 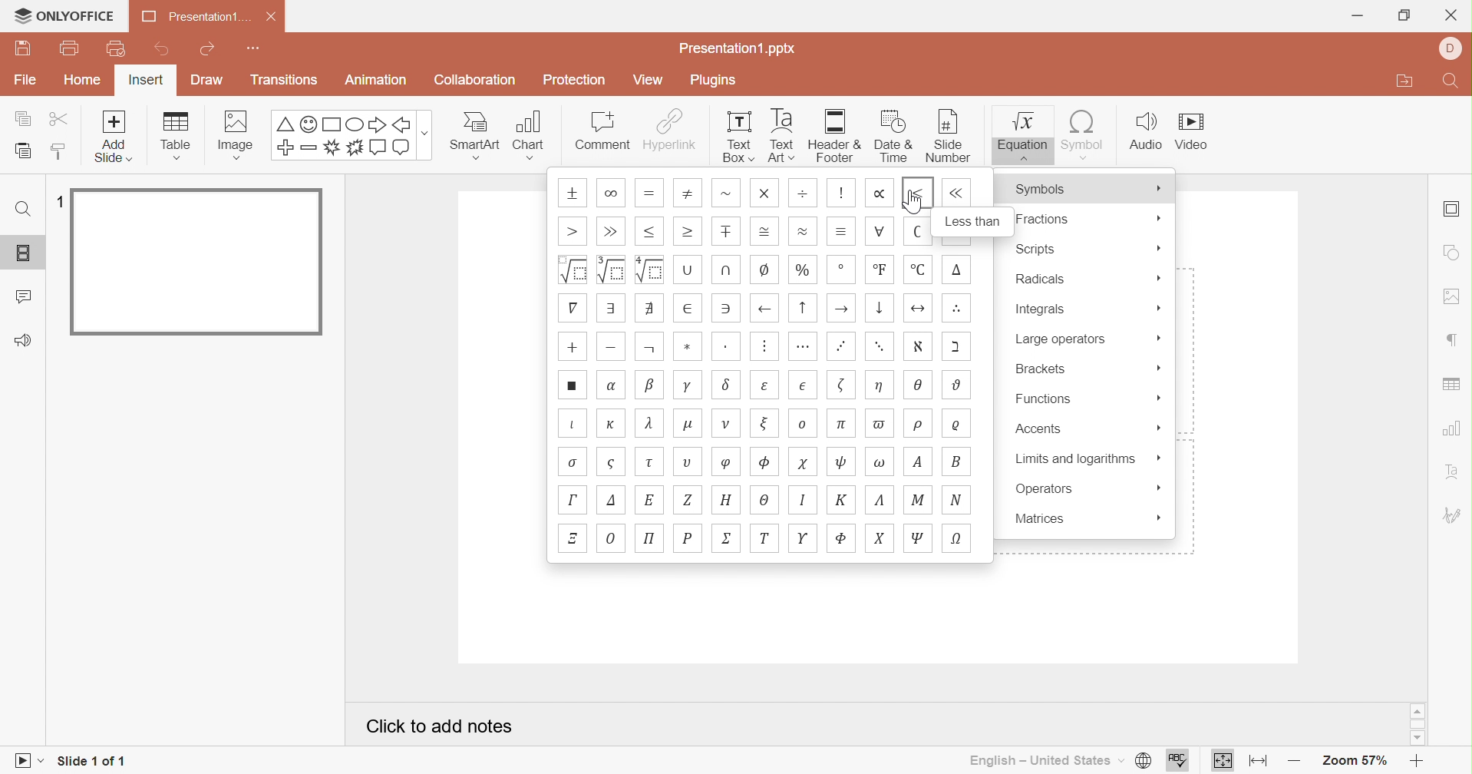 What do you see at coordinates (1451, 15) in the screenshot?
I see `Close` at bounding box center [1451, 15].